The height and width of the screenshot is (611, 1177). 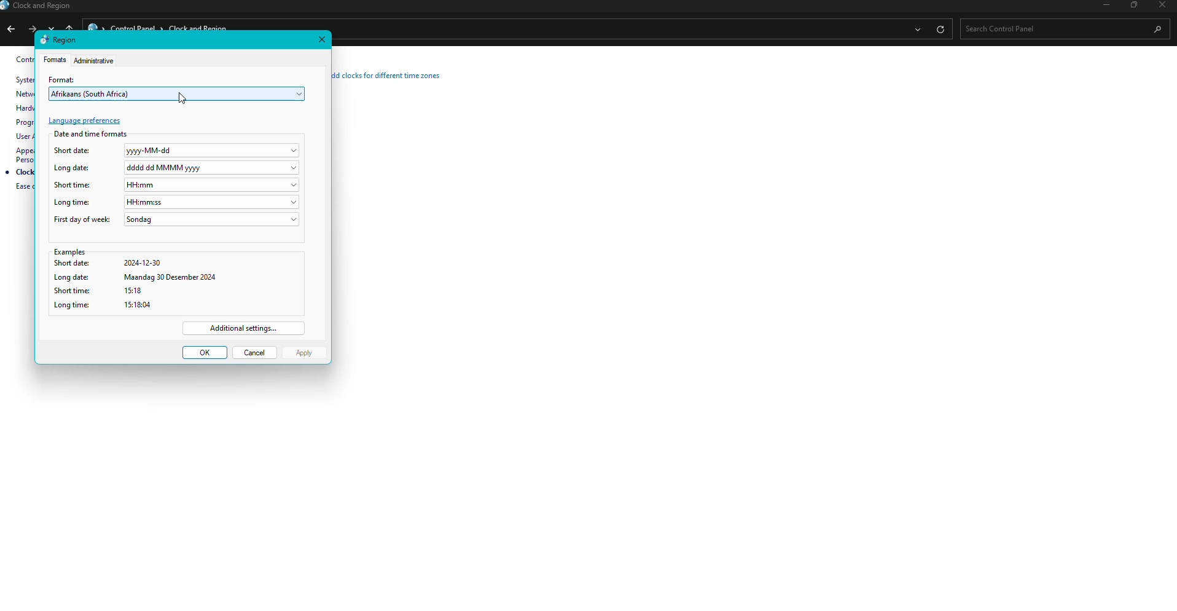 I want to click on Additional Settings, so click(x=244, y=328).